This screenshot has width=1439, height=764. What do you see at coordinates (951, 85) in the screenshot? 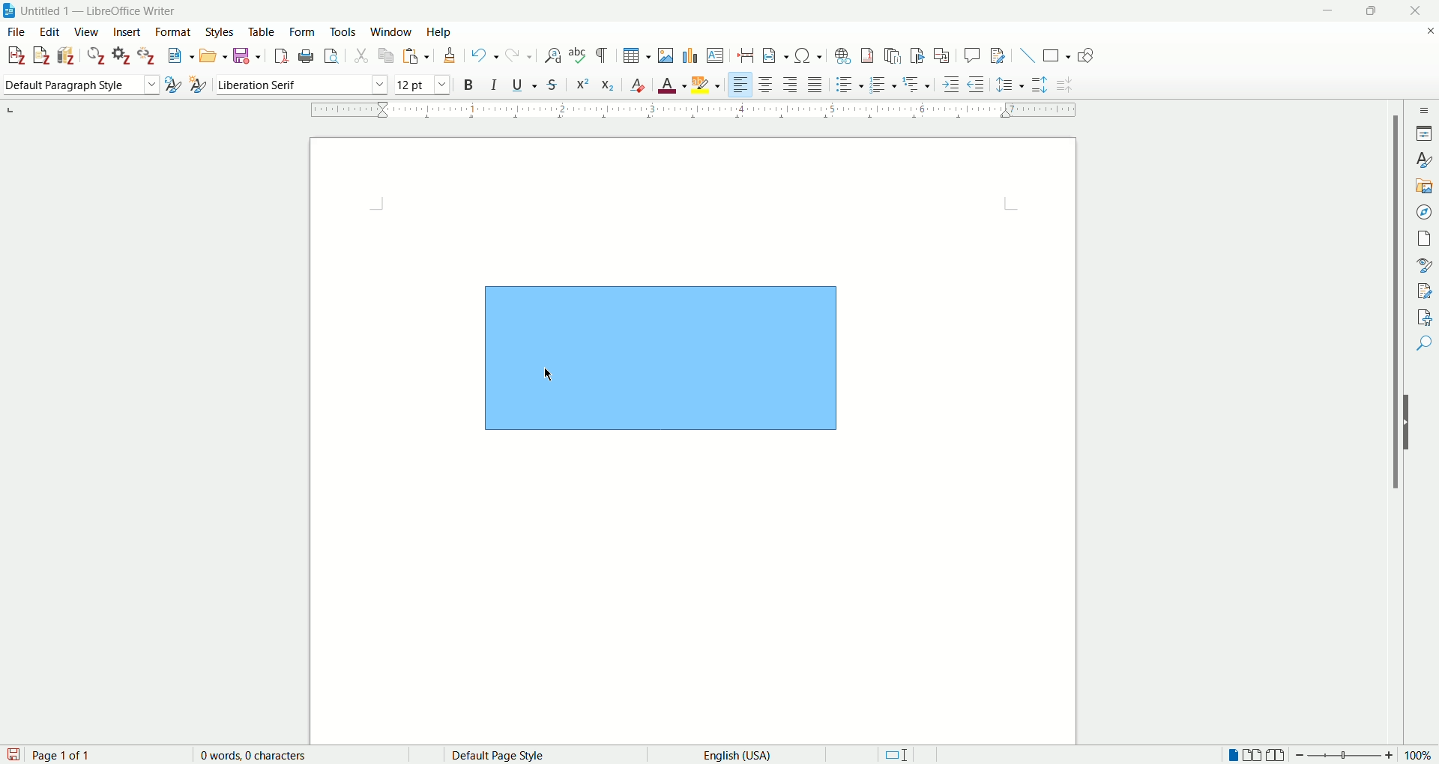
I see `increase indent` at bounding box center [951, 85].